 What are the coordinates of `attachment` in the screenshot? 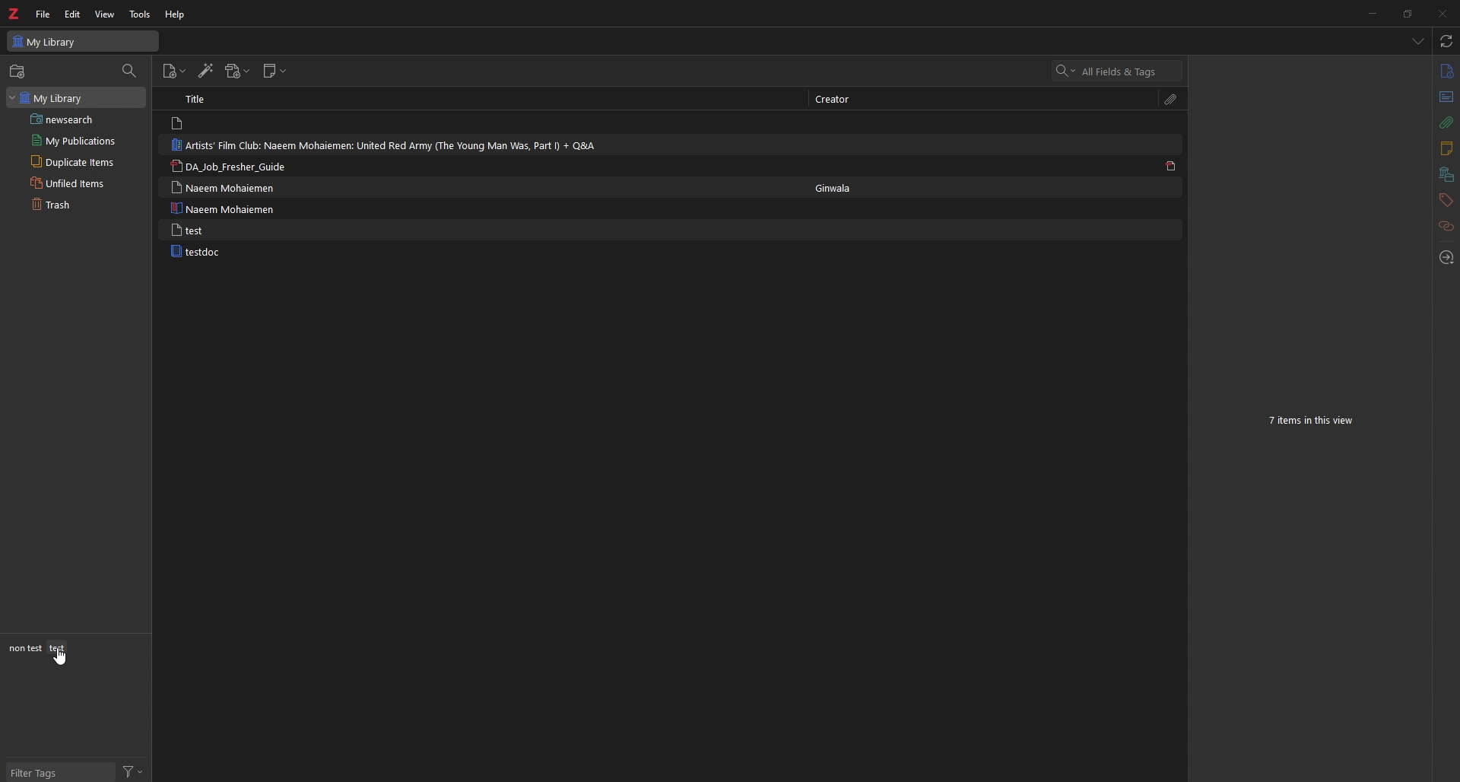 It's located at (1170, 99).